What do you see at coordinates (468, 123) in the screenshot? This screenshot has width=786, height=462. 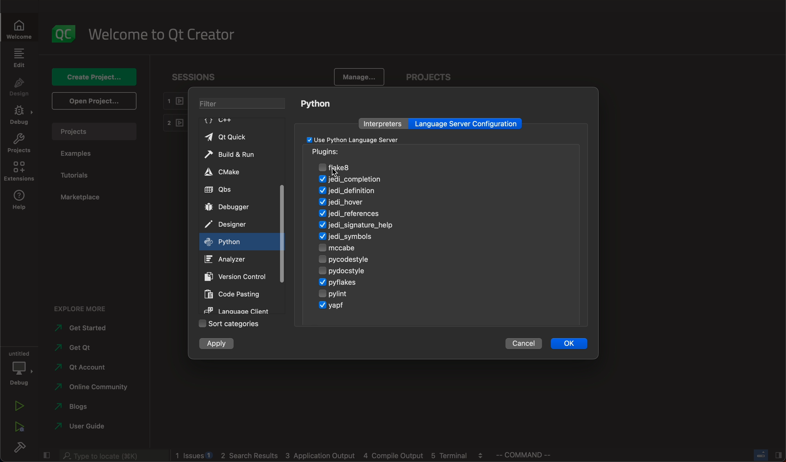 I see `language server` at bounding box center [468, 123].